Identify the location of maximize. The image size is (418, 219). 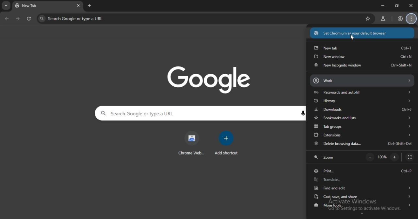
(396, 5).